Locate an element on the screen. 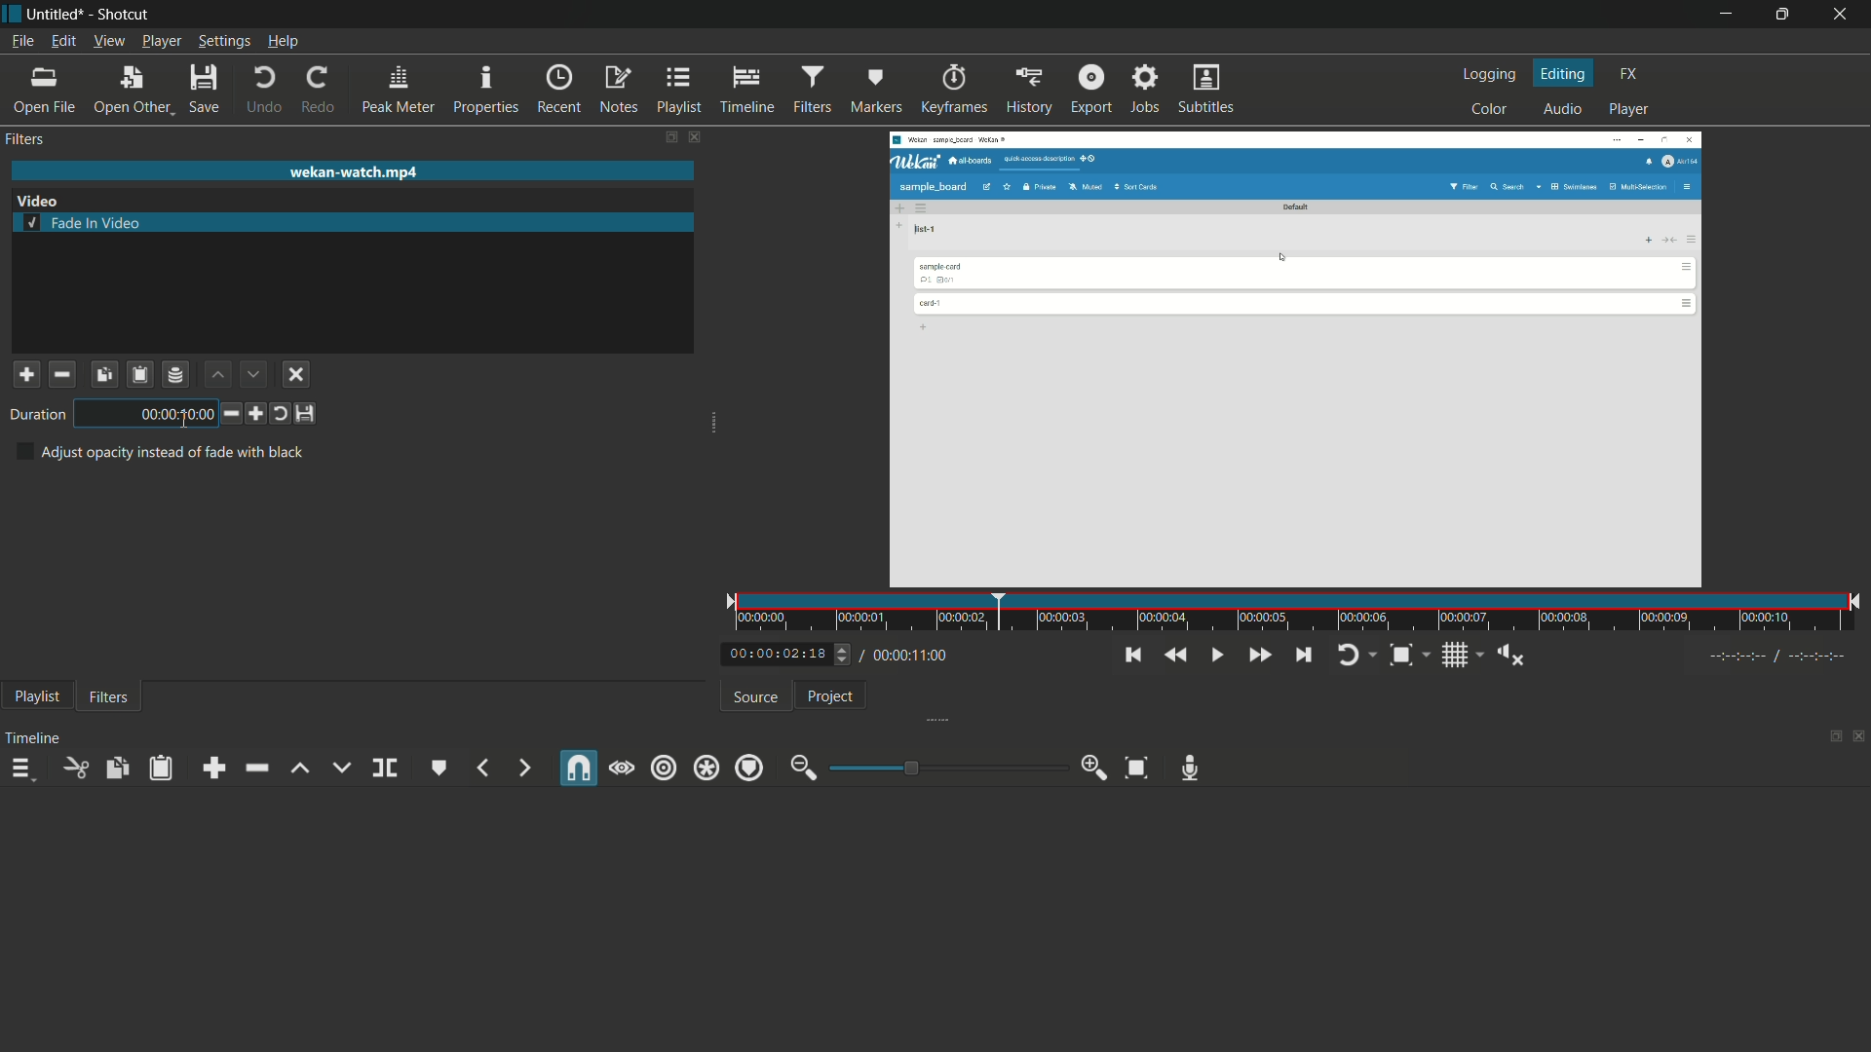 Image resolution: width=1871 pixels, height=1052 pixels. fx is located at coordinates (1630, 74).